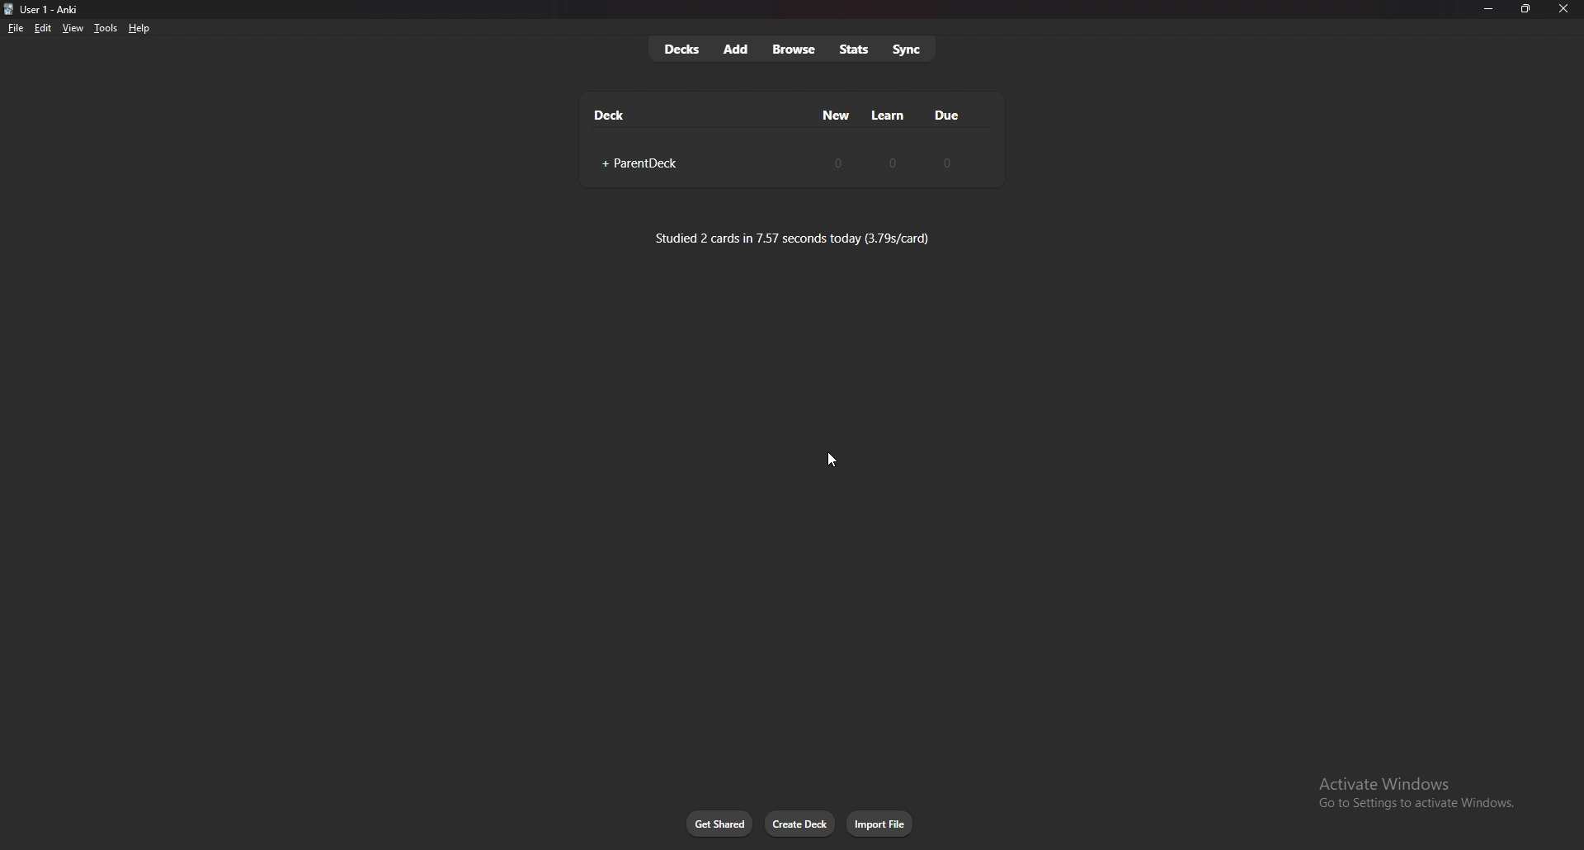 The image size is (1584, 850). What do you see at coordinates (793, 238) in the screenshot?
I see `studied 2 cards in 7.57 seconds today (3.79s/card)` at bounding box center [793, 238].